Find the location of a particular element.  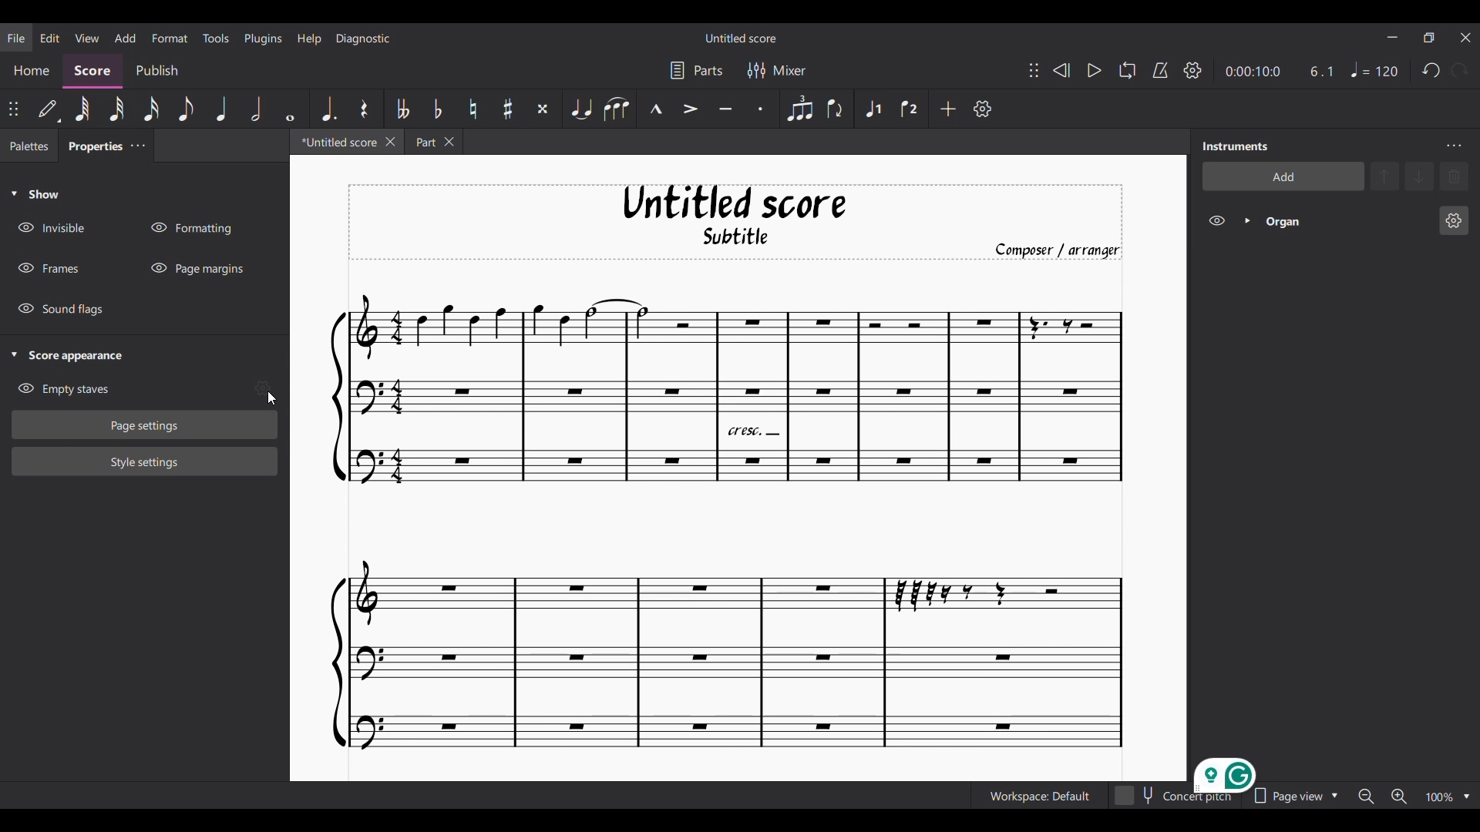

Delete selection is located at coordinates (1454, 176).